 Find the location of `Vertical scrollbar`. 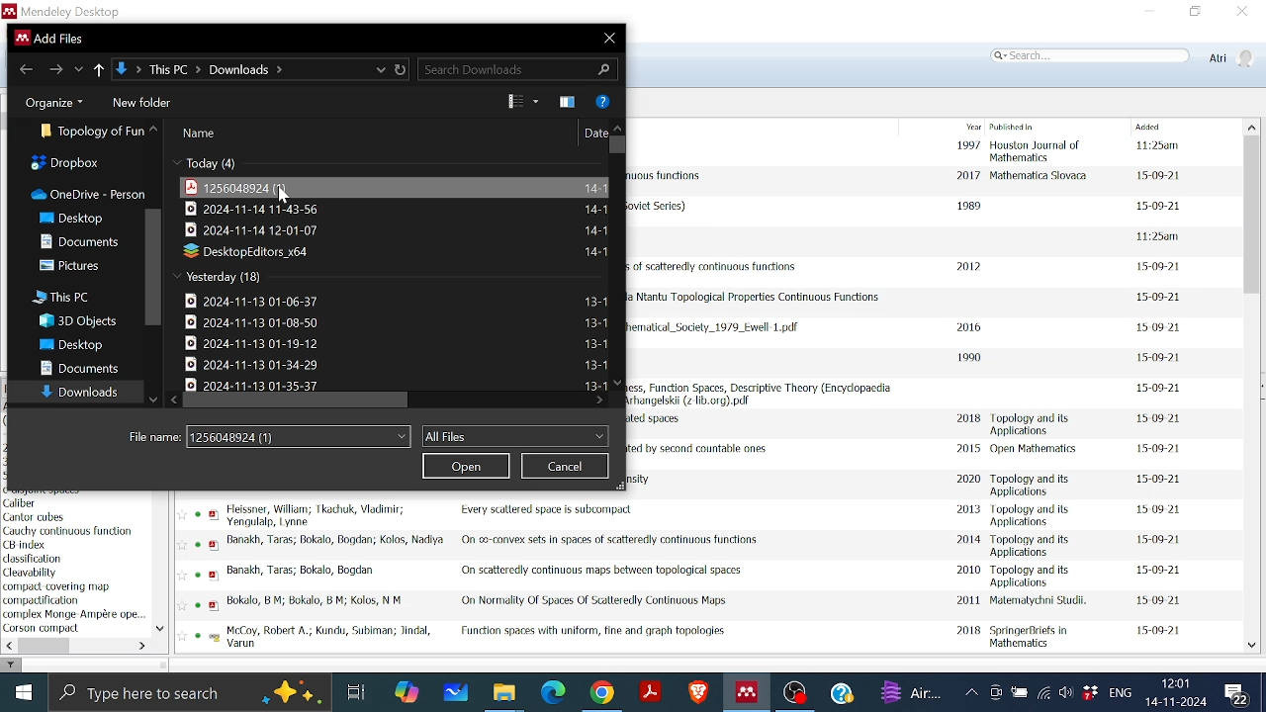

Vertical scrollbar is located at coordinates (1252, 216).